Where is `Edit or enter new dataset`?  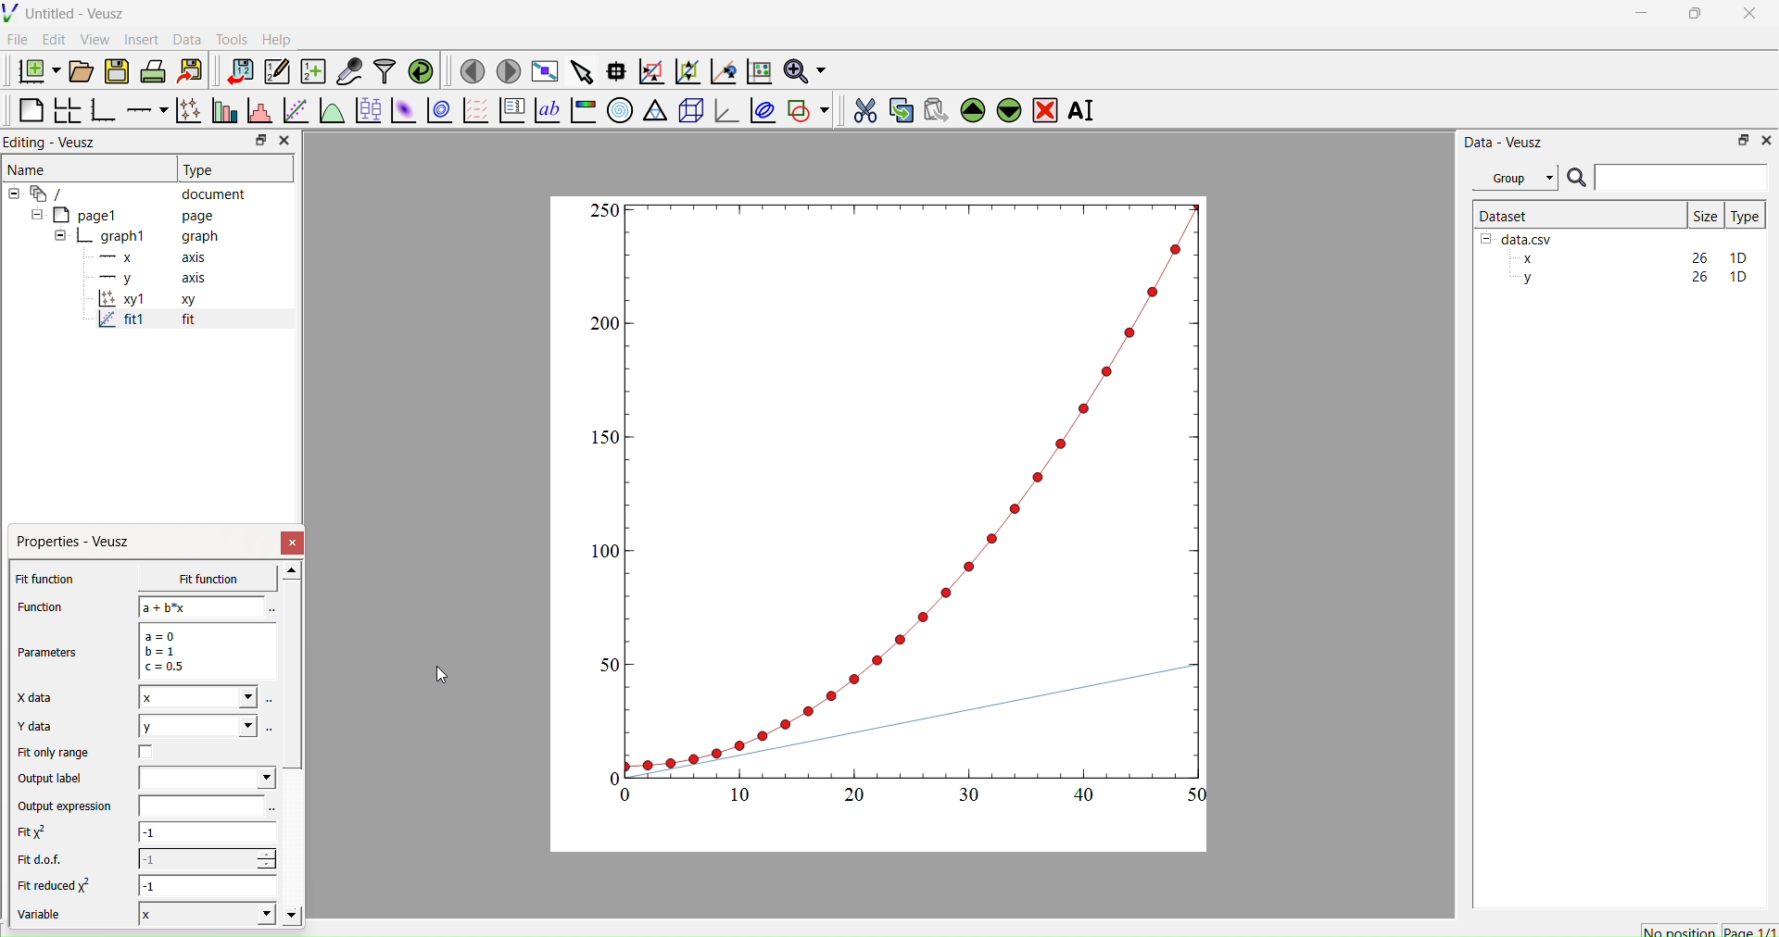 Edit or enter new dataset is located at coordinates (274, 71).